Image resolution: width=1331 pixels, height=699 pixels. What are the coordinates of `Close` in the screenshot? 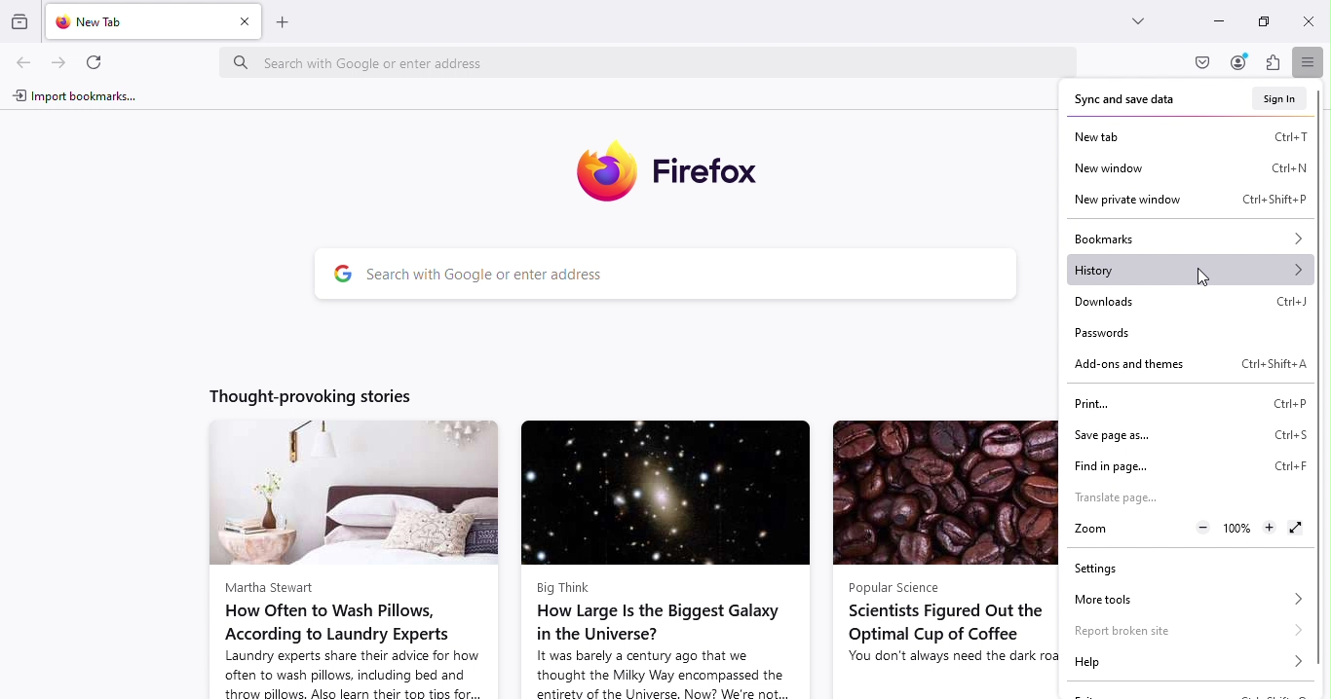 It's located at (1311, 18).